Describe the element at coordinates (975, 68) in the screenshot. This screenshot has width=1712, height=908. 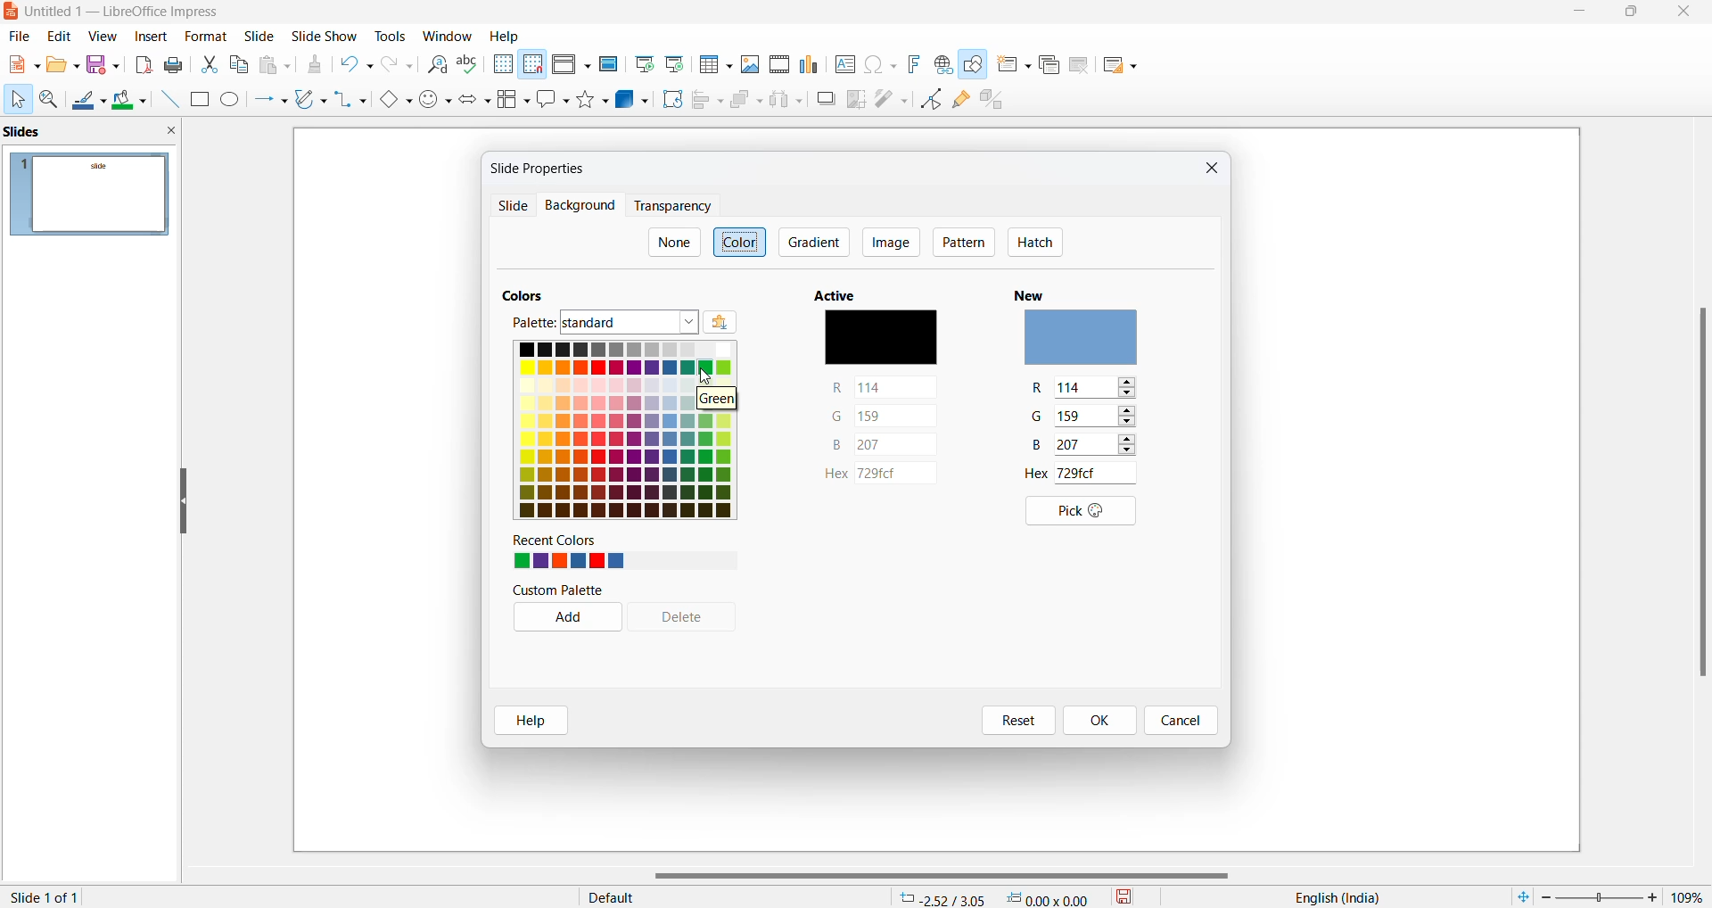
I see `show draw functions` at that location.